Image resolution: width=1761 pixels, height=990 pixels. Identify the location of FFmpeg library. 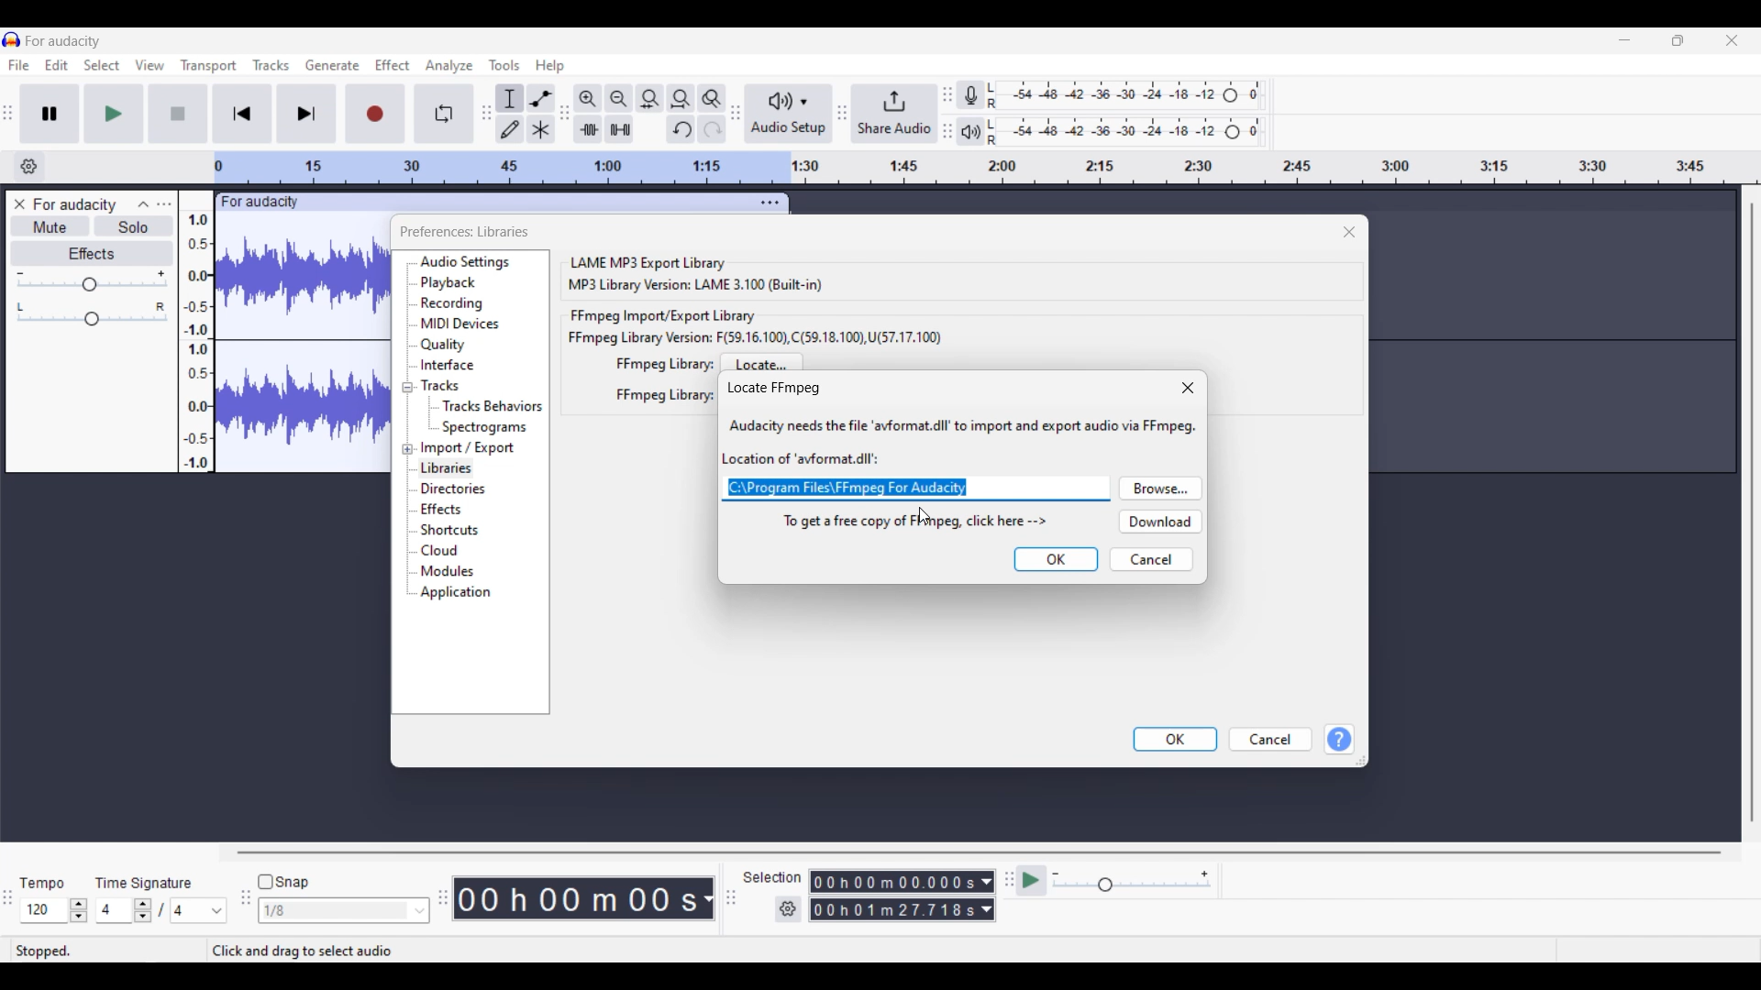
(664, 395).